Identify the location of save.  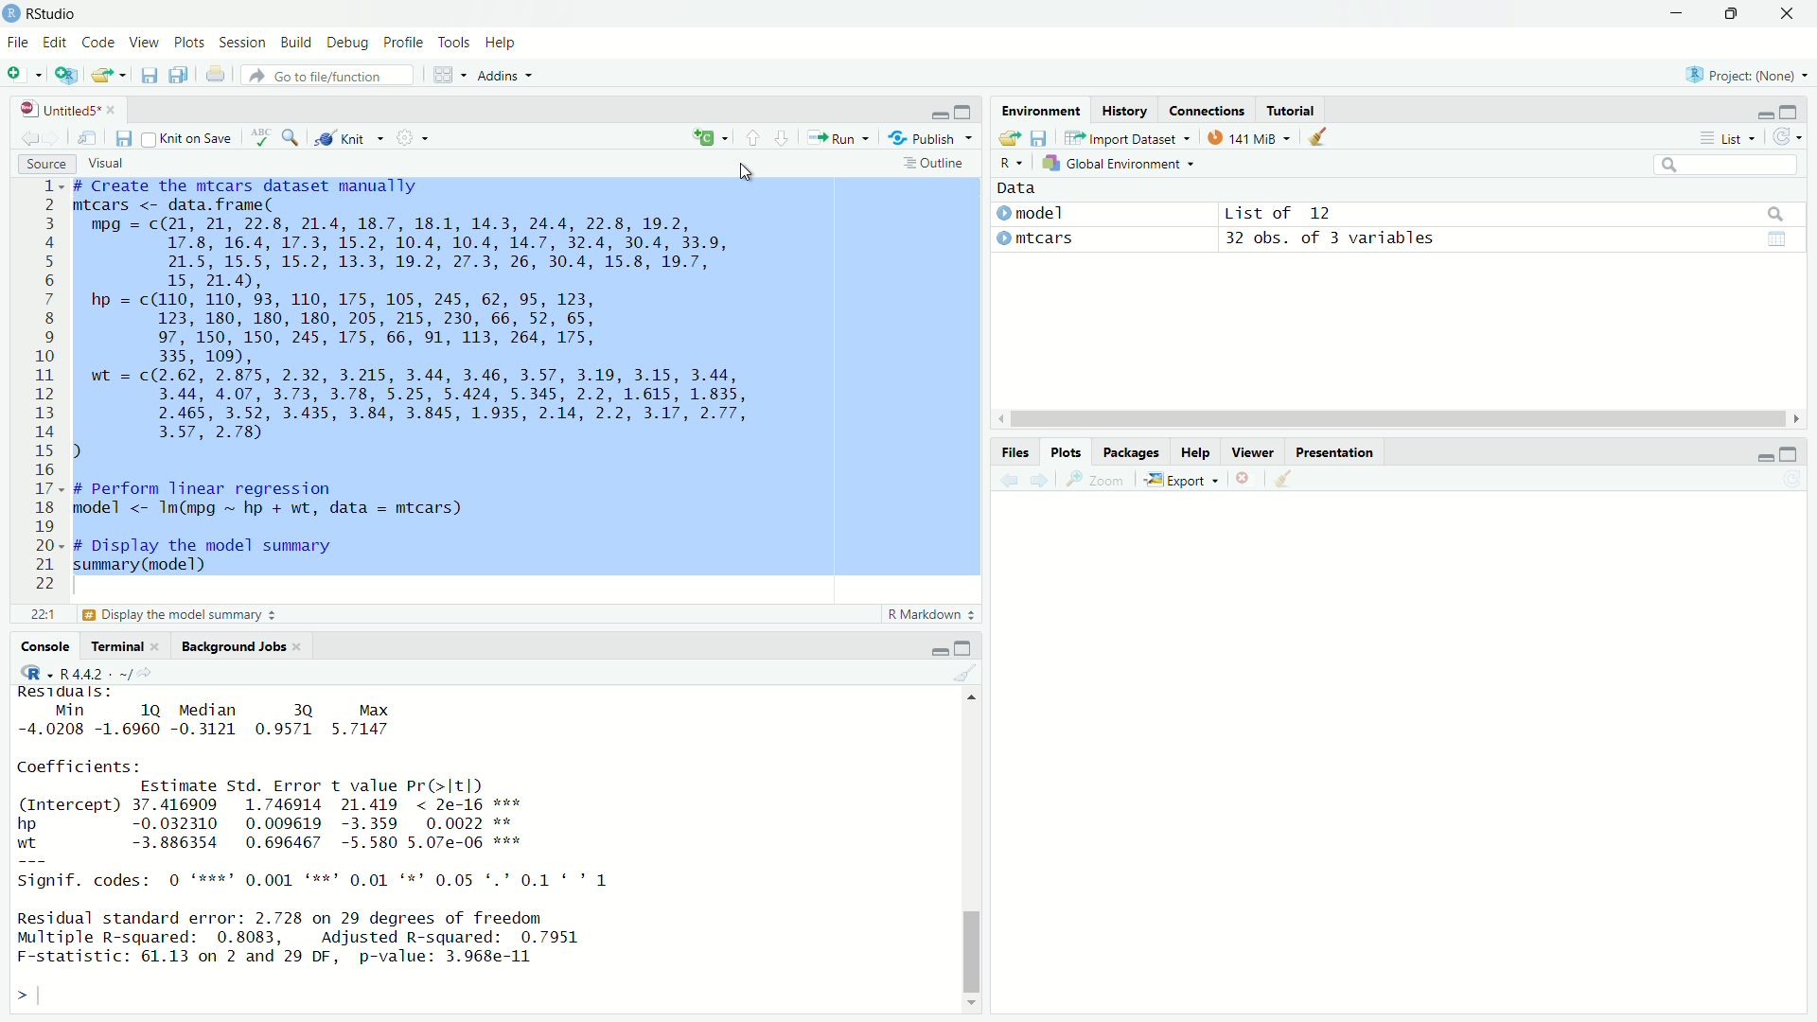
(123, 139).